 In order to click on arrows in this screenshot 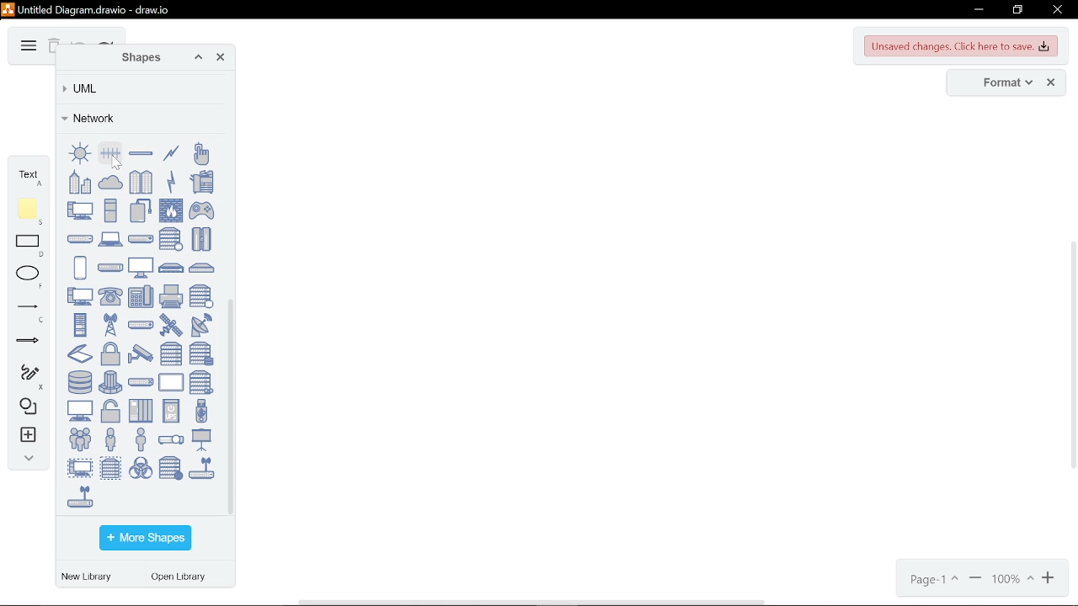, I will do `click(28, 343)`.